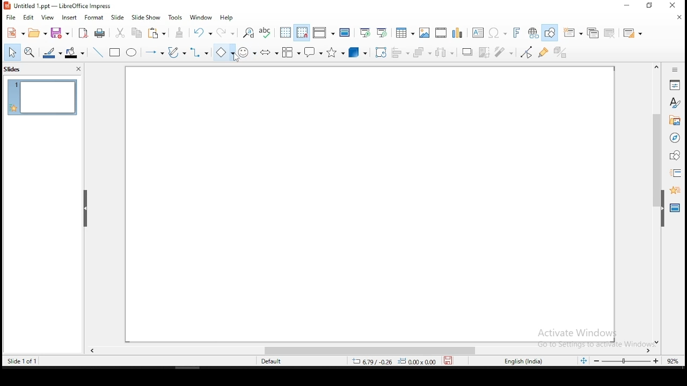 Image resolution: width=687 pixels, height=386 pixels. Describe the element at coordinates (199, 53) in the screenshot. I see `connectors` at that location.